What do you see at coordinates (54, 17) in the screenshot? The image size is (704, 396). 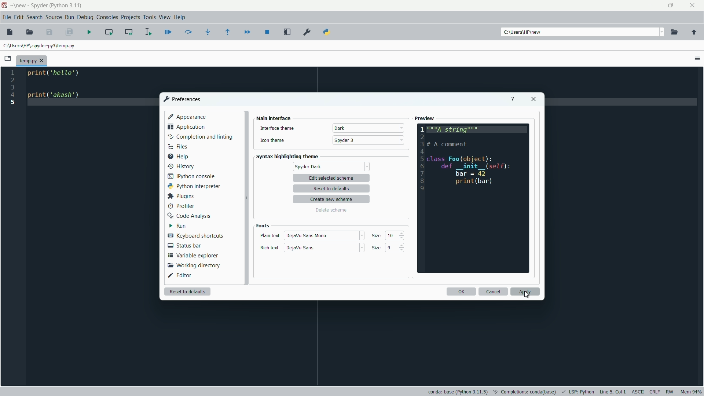 I see `source menu` at bounding box center [54, 17].